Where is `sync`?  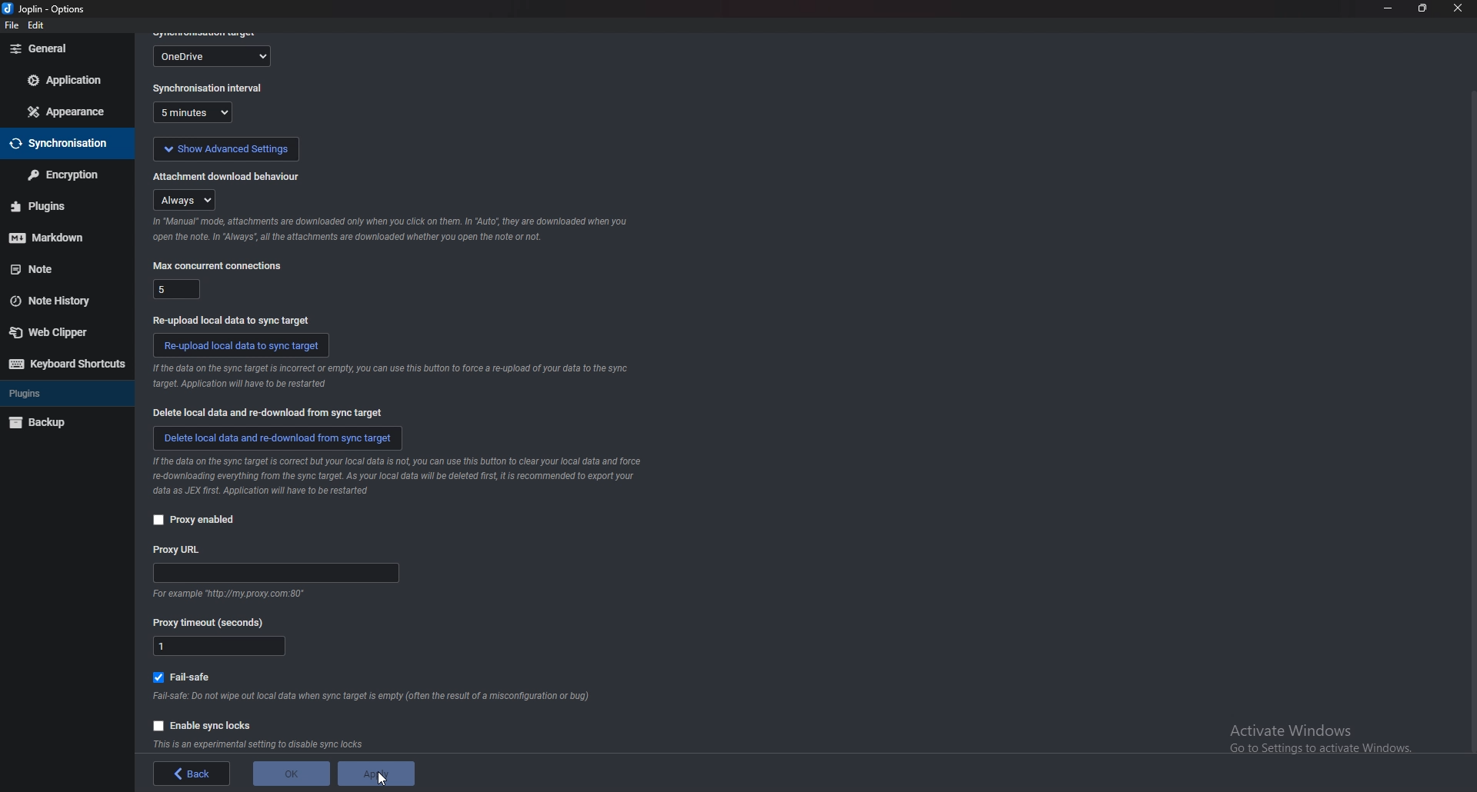 sync is located at coordinates (62, 145).